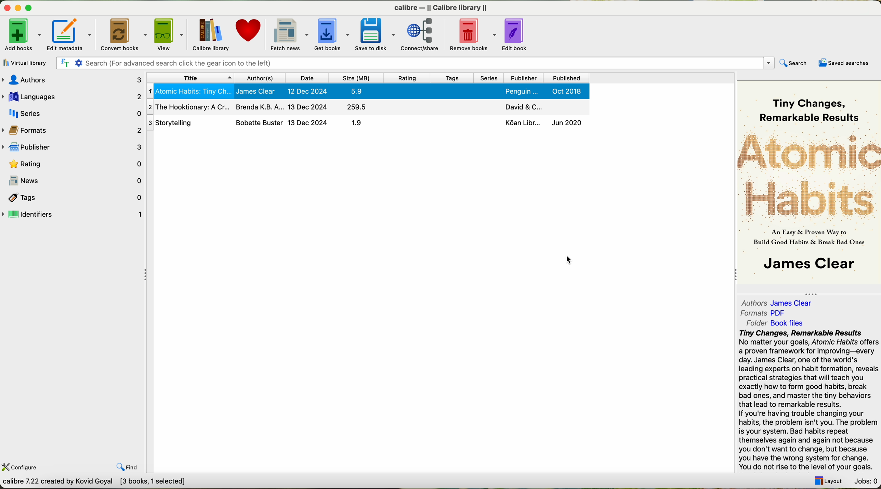 The height and width of the screenshot is (489, 881). I want to click on convert books, so click(122, 34).